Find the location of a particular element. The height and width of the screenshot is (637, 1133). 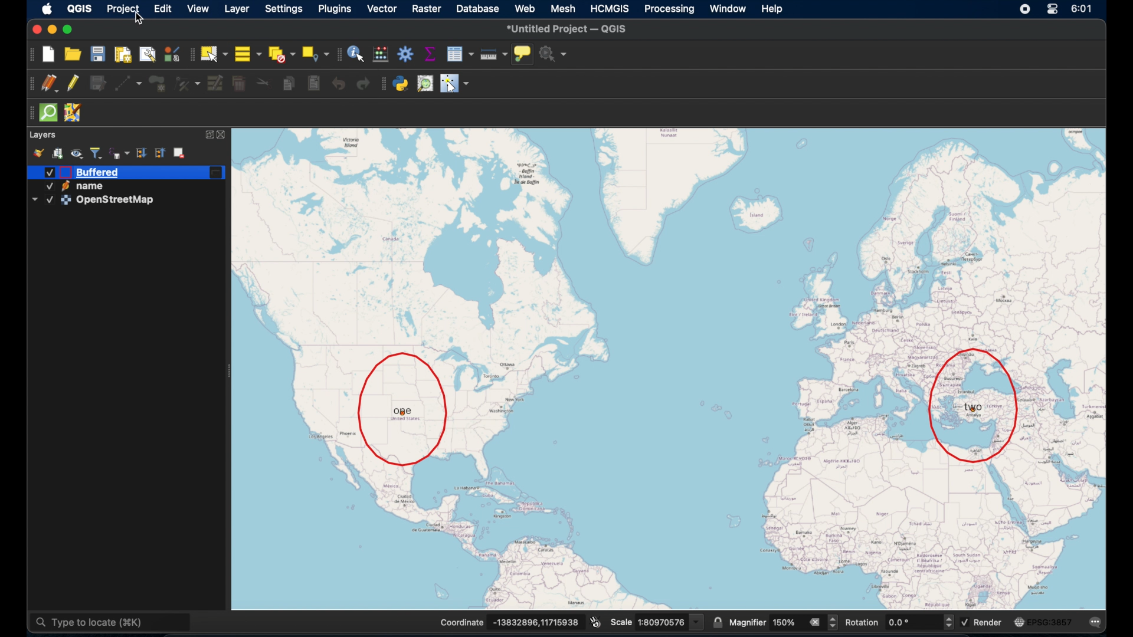

magnifier value is located at coordinates (785, 622).